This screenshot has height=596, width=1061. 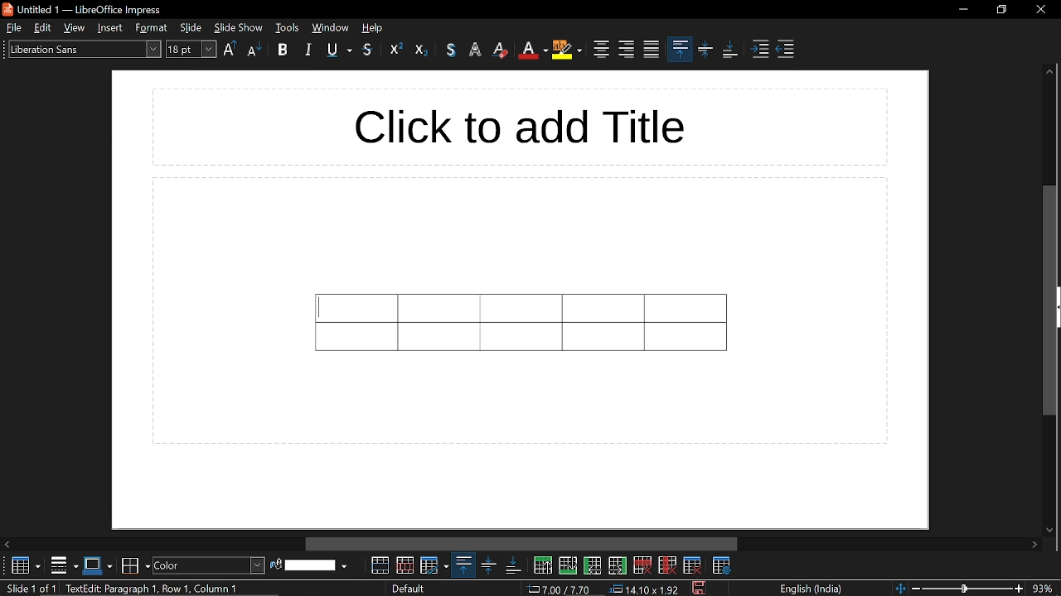 I want to click on strikethrough, so click(x=369, y=52).